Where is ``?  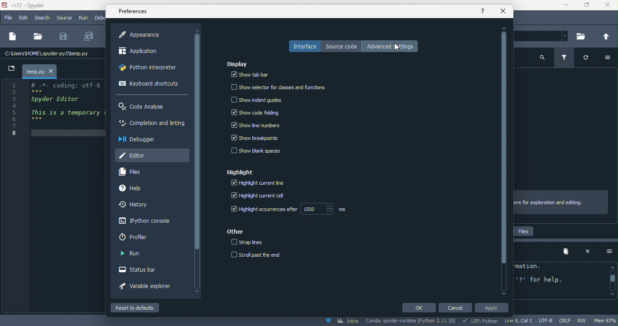
 is located at coordinates (585, 36).